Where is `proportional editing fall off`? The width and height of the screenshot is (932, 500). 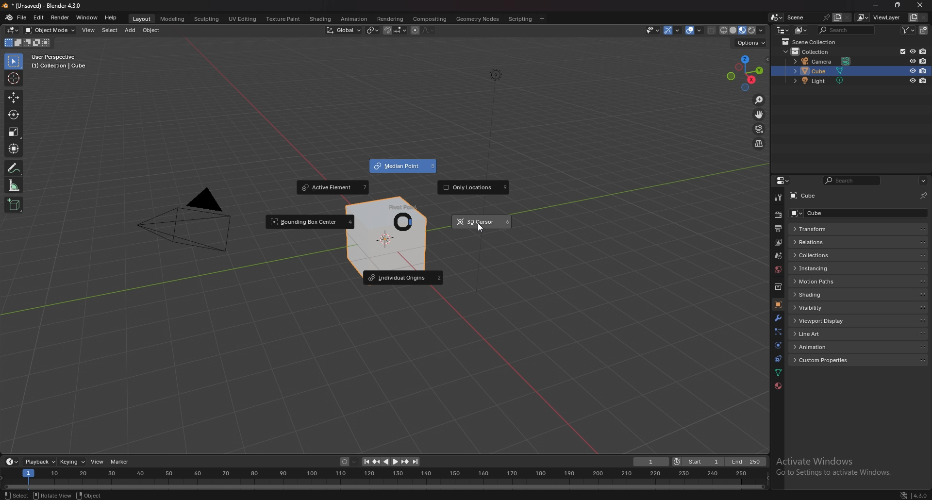 proportional editing fall off is located at coordinates (427, 31).